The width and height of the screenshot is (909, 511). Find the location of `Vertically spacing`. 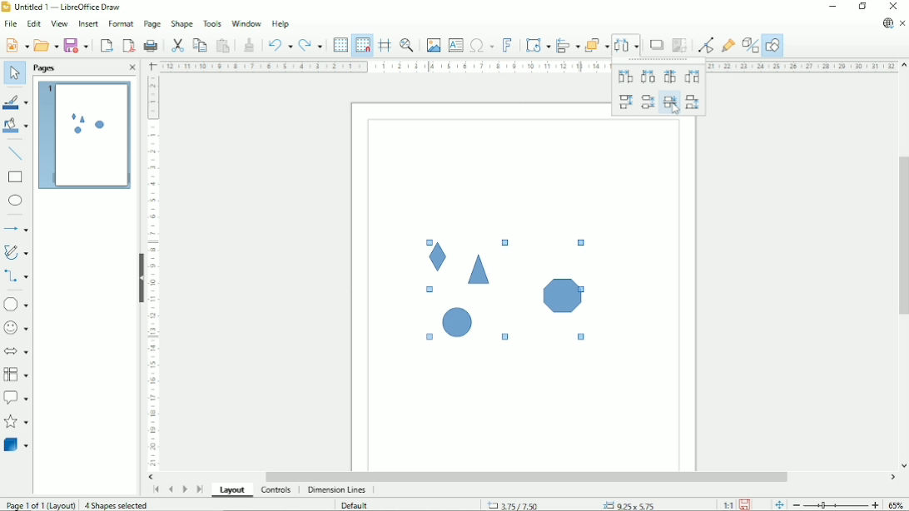

Vertically spacing is located at coordinates (670, 104).